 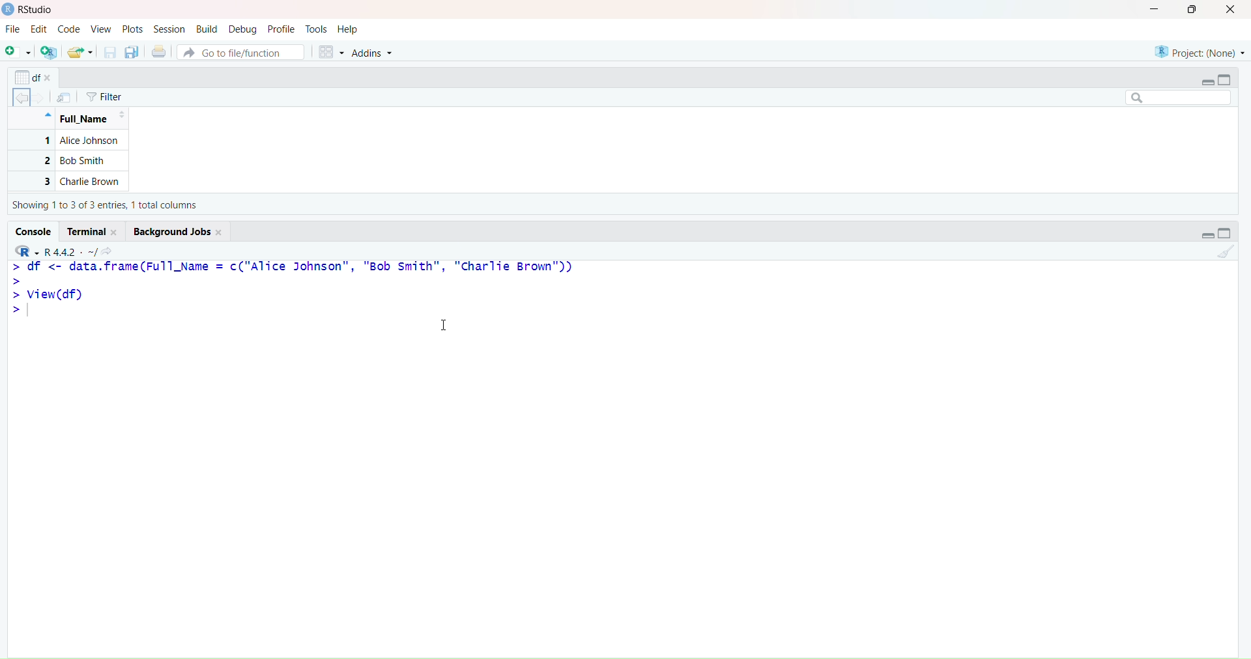 I want to click on Background Jobs, so click(x=179, y=231).